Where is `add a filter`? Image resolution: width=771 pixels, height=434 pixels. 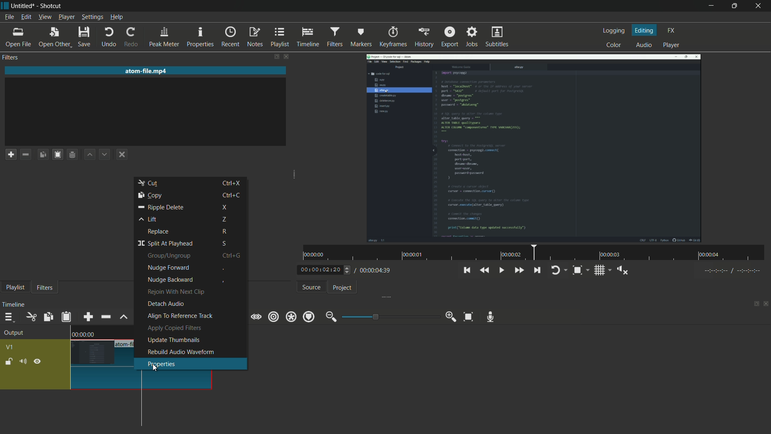
add a filter is located at coordinates (9, 156).